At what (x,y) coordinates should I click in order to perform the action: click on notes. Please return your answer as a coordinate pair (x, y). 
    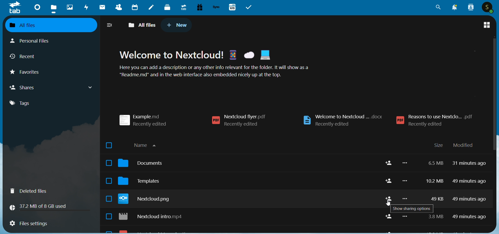
    Looking at the image, I should click on (151, 8).